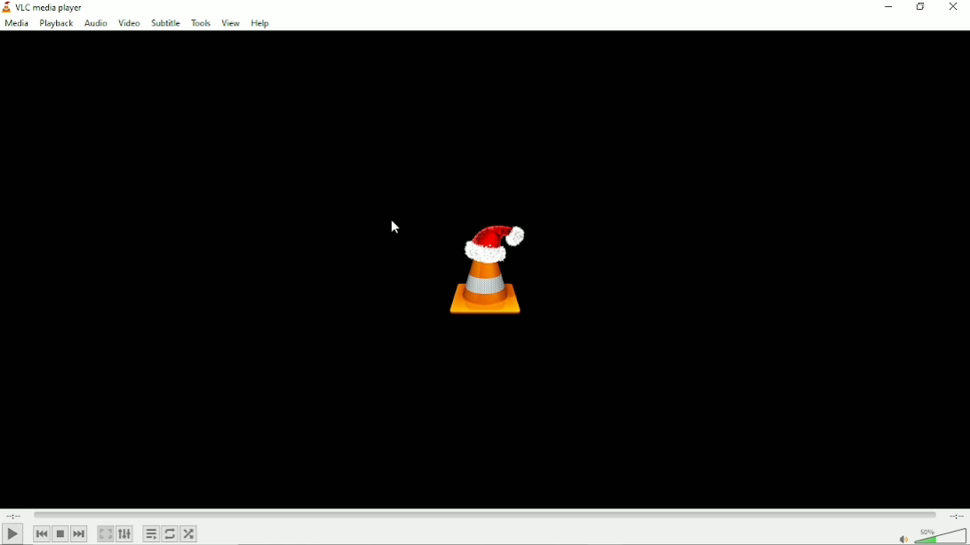  I want to click on Toggle playlist, so click(150, 533).